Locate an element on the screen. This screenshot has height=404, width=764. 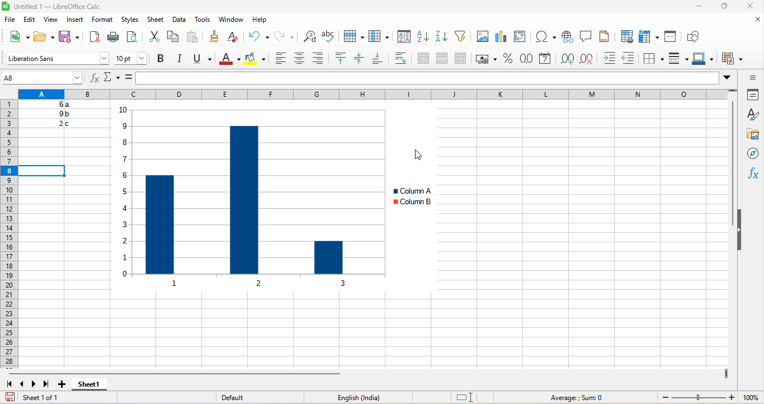
minimize is located at coordinates (699, 7).